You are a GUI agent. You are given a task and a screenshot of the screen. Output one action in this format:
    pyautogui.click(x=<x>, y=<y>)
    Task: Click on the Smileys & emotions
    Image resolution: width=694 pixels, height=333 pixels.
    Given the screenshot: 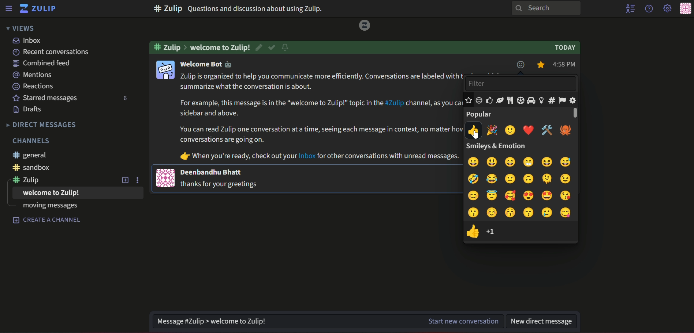 What is the action you would take?
    pyautogui.click(x=504, y=146)
    